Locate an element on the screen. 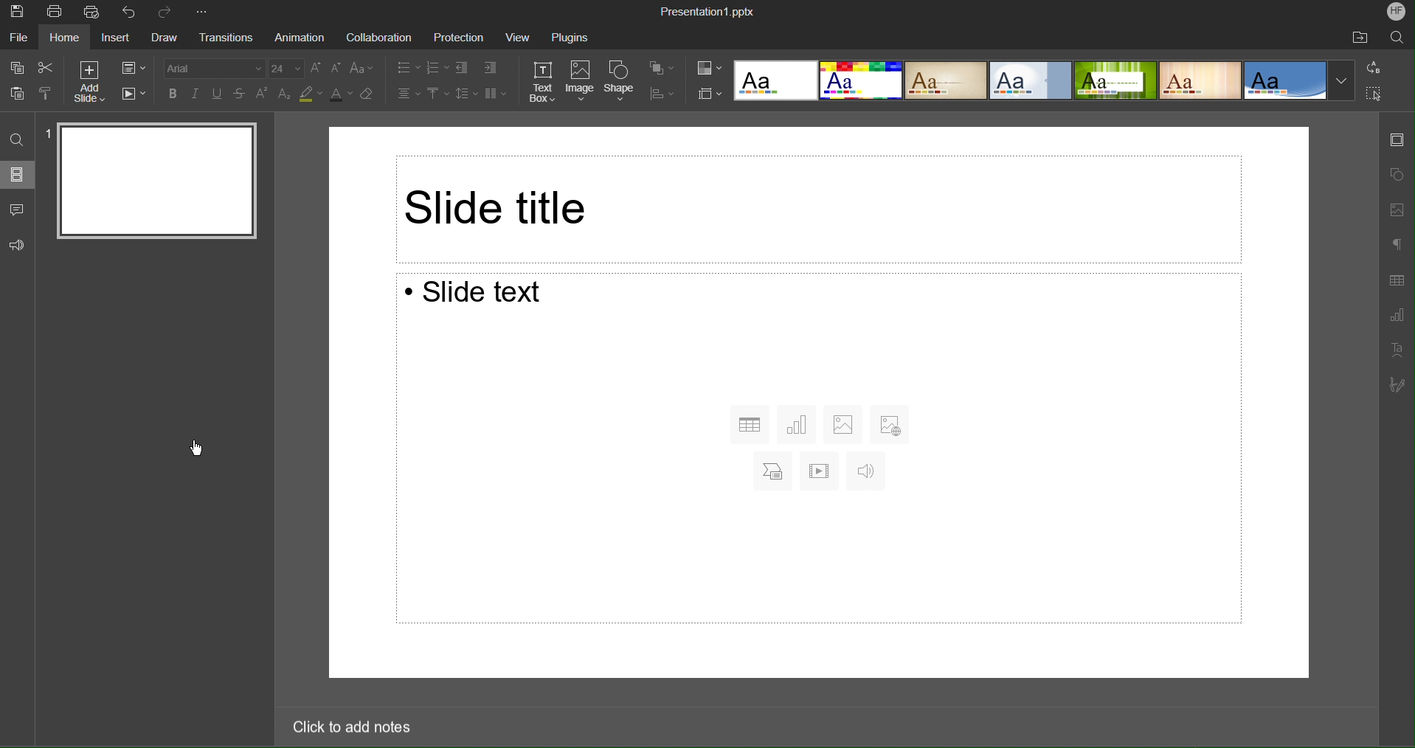  Table Settings is located at coordinates (1396, 280).